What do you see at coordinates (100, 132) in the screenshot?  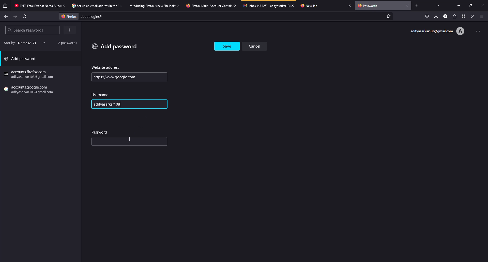 I see `password` at bounding box center [100, 132].